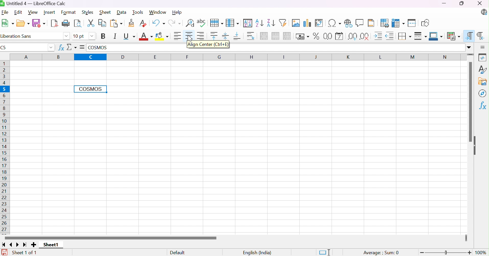  I want to click on English (India), so click(258, 253).